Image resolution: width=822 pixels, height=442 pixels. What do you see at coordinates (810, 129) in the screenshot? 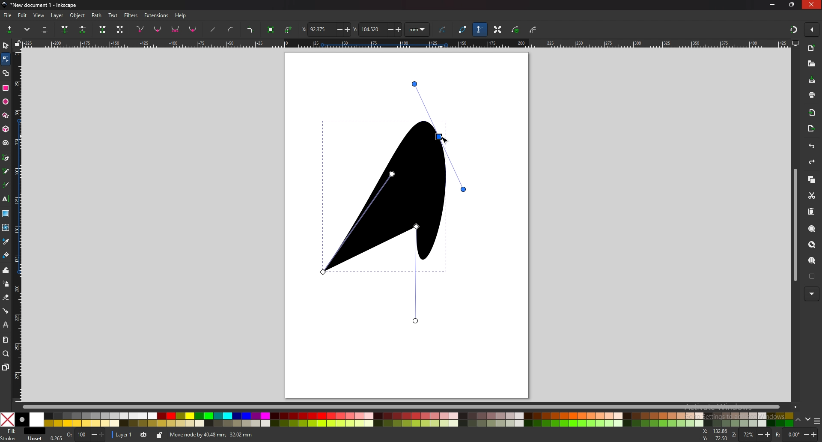
I see `export` at bounding box center [810, 129].